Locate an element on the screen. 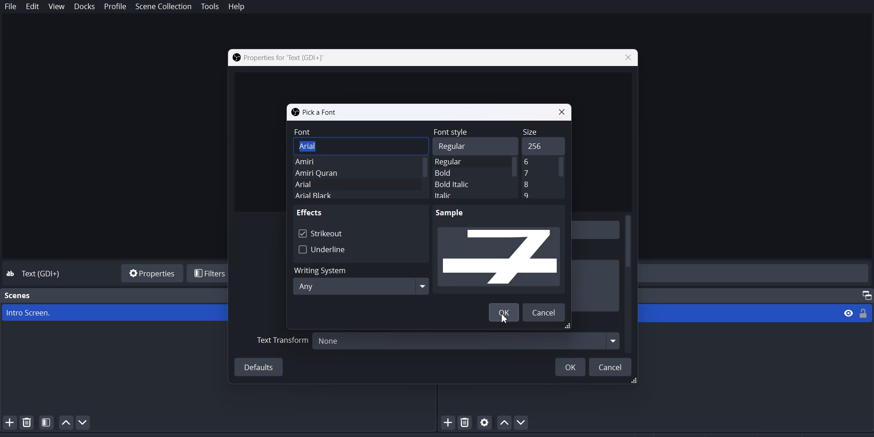 The height and width of the screenshot is (437, 874). None is located at coordinates (465, 340).